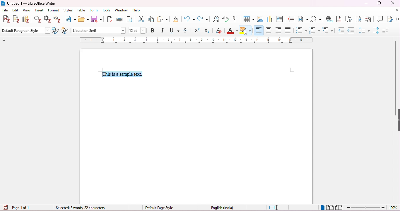 Image resolution: width=400 pixels, height=211 pixels. I want to click on paste, so click(163, 19).